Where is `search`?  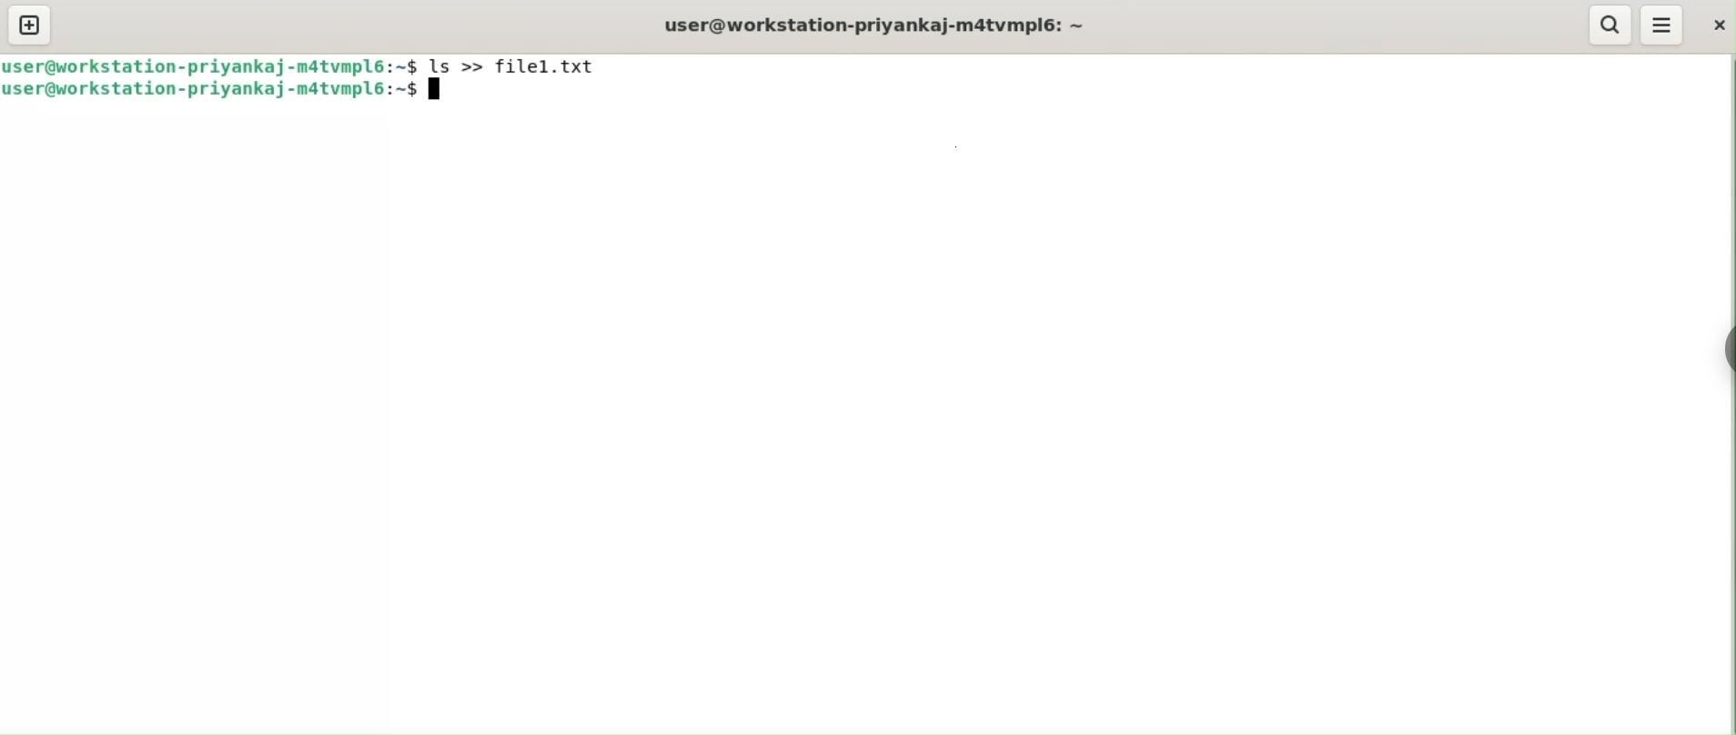 search is located at coordinates (1609, 25).